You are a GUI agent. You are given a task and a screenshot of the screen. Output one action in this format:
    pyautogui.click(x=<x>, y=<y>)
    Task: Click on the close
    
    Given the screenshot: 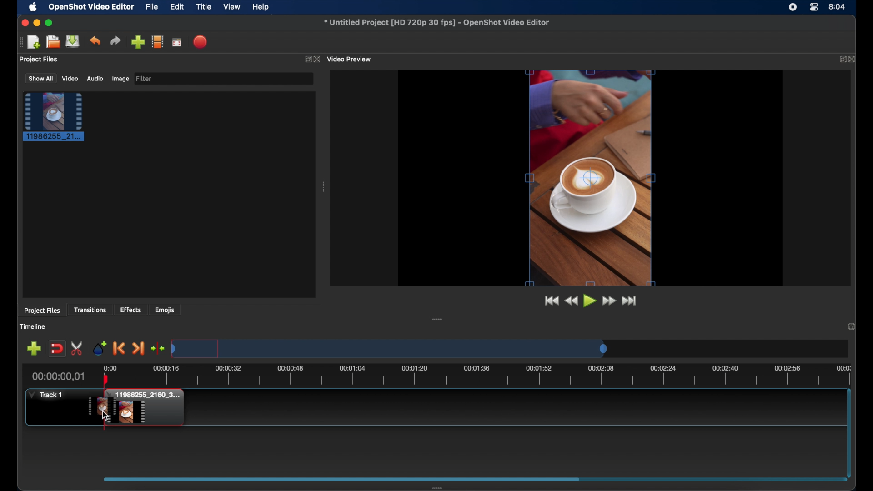 What is the action you would take?
    pyautogui.click(x=317, y=59)
    